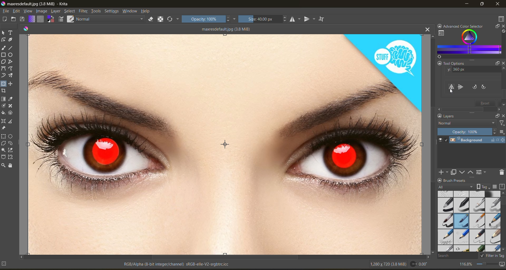  I want to click on delete the layer, so click(501, 172).